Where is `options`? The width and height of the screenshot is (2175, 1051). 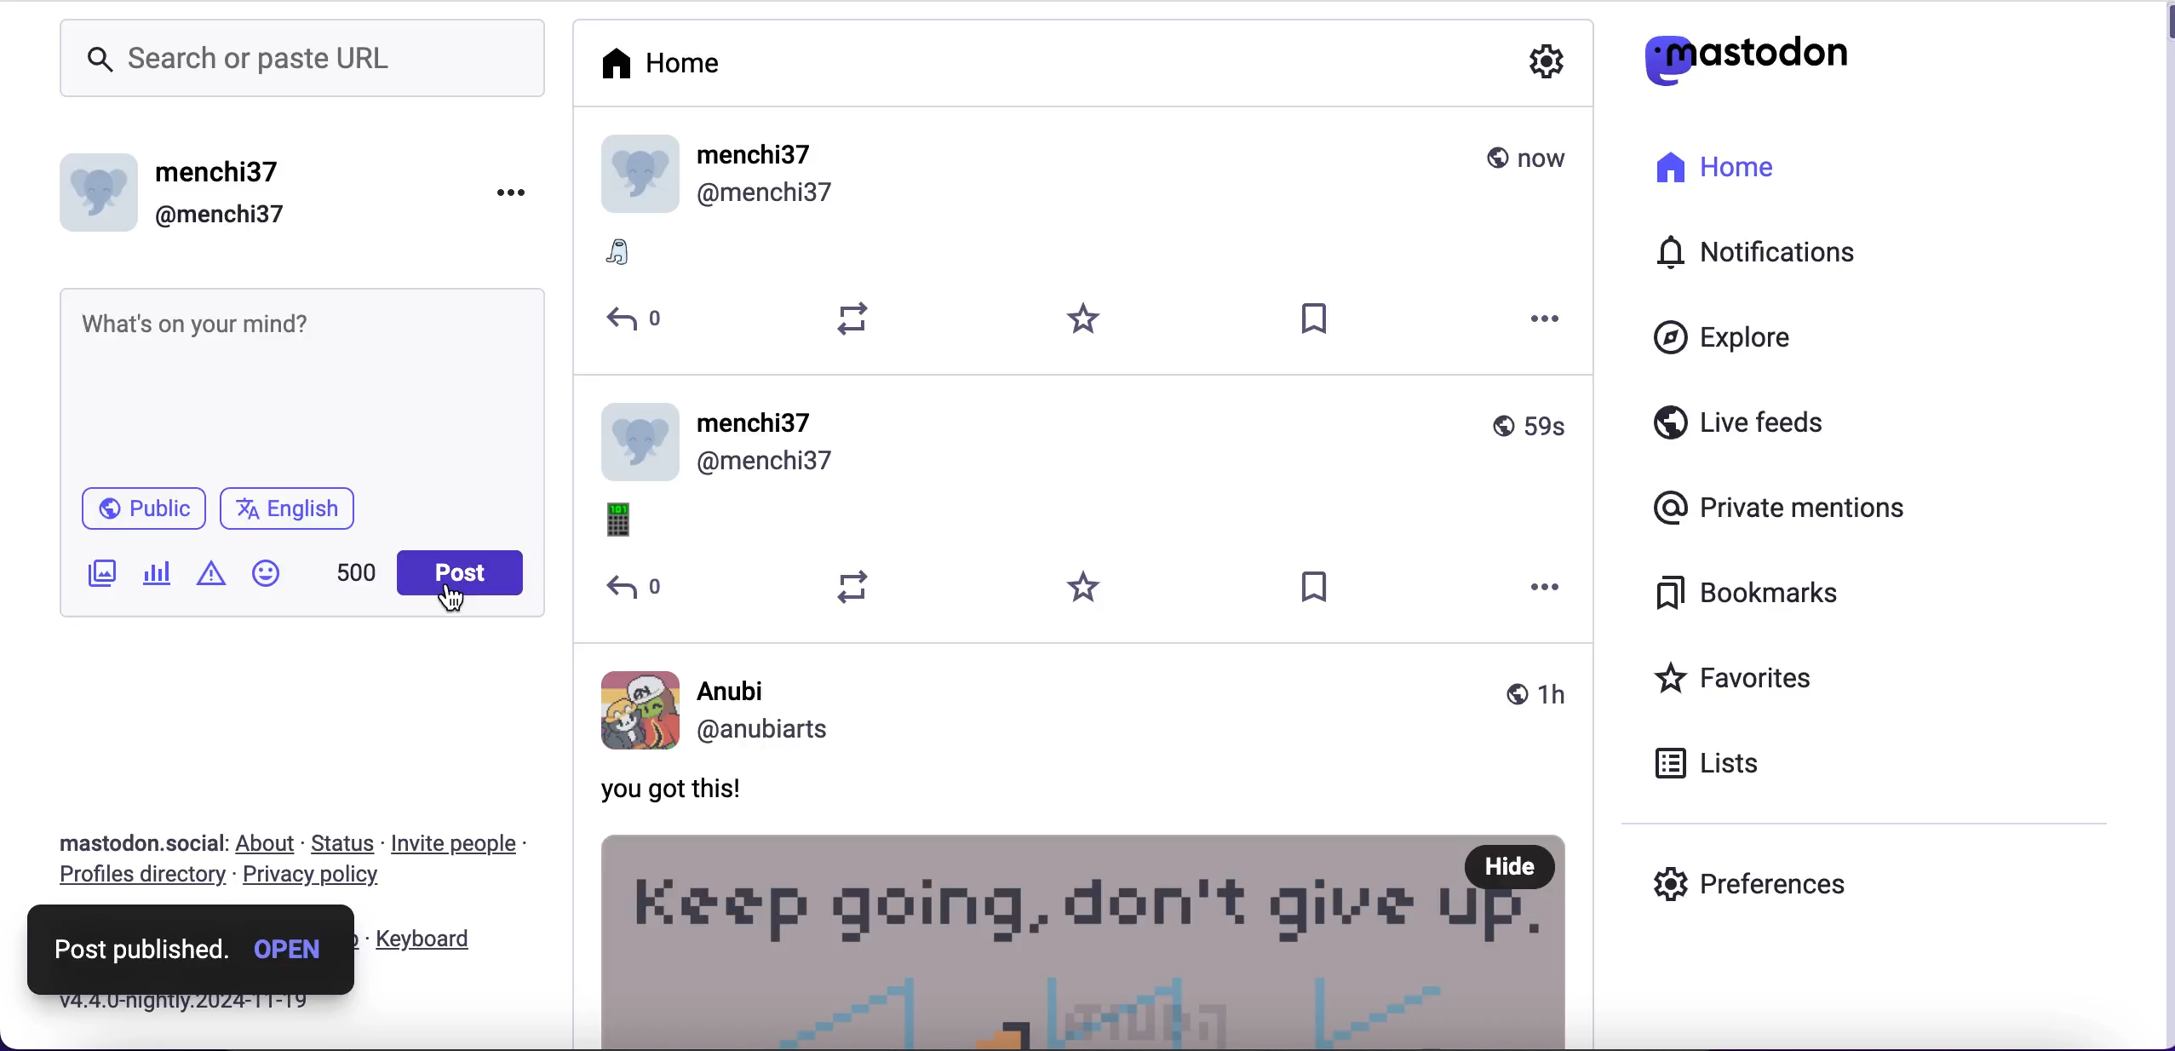 options is located at coordinates (513, 193).